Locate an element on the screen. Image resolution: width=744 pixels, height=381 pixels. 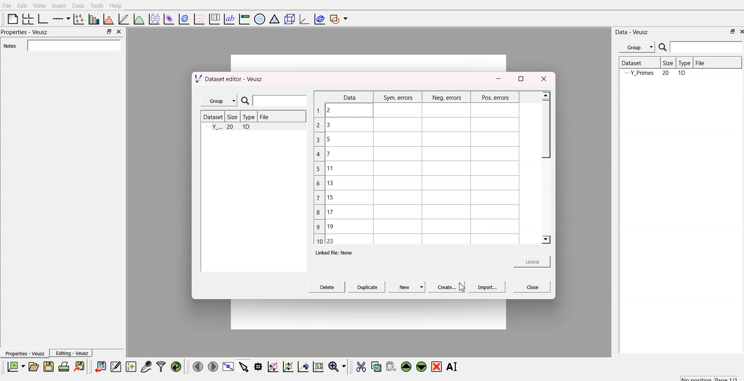
3D scene is located at coordinates (290, 20).